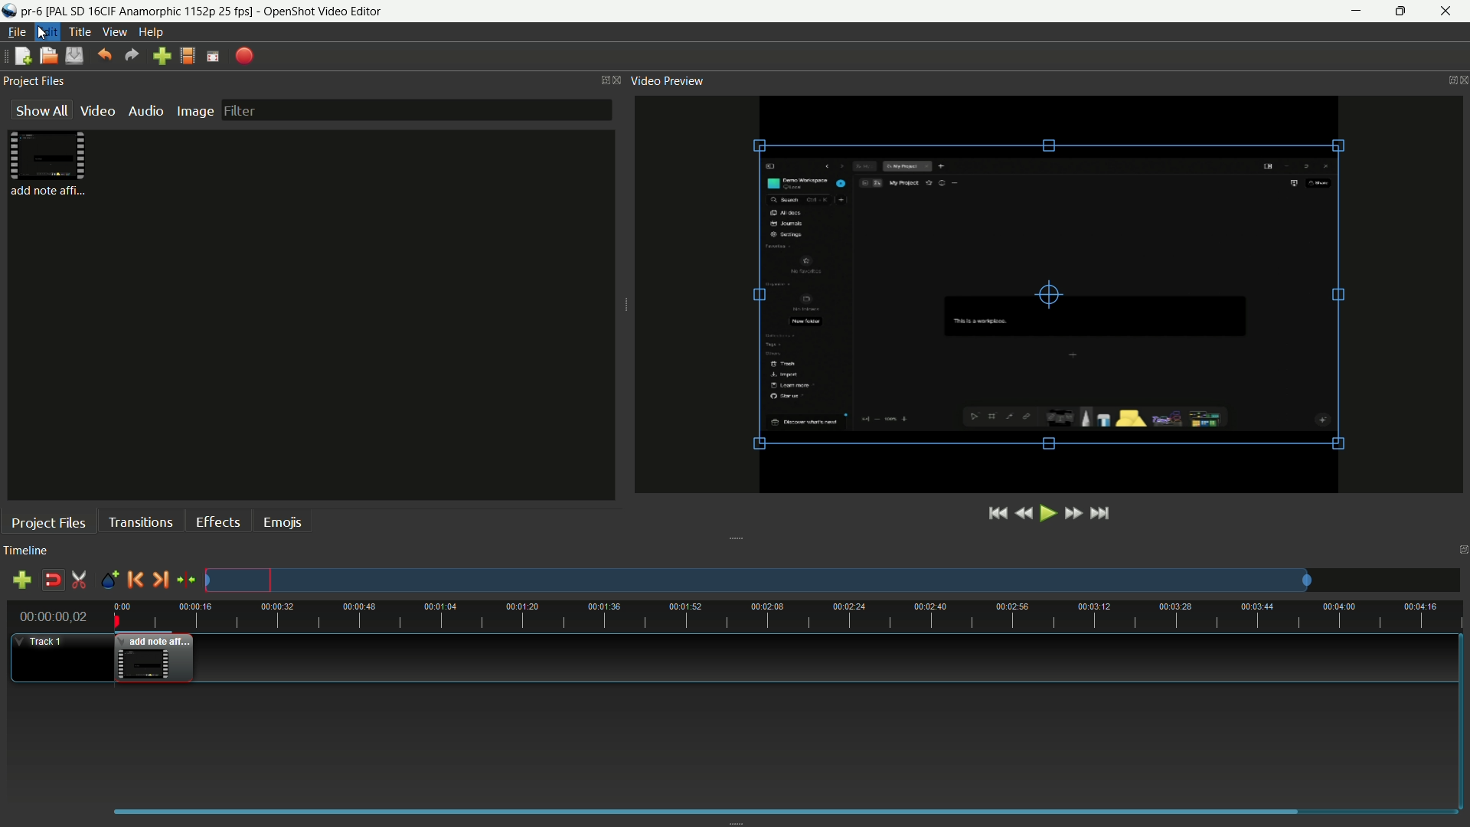 The height and width of the screenshot is (827, 1470). What do you see at coordinates (109, 580) in the screenshot?
I see `create marker` at bounding box center [109, 580].